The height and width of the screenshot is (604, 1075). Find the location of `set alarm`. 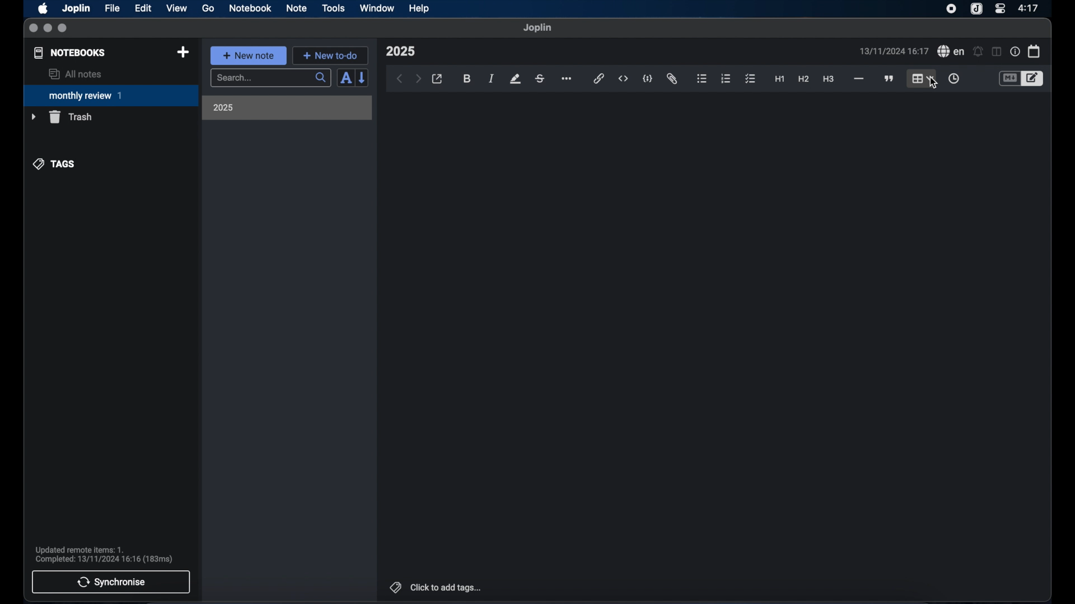

set alarm is located at coordinates (978, 52).